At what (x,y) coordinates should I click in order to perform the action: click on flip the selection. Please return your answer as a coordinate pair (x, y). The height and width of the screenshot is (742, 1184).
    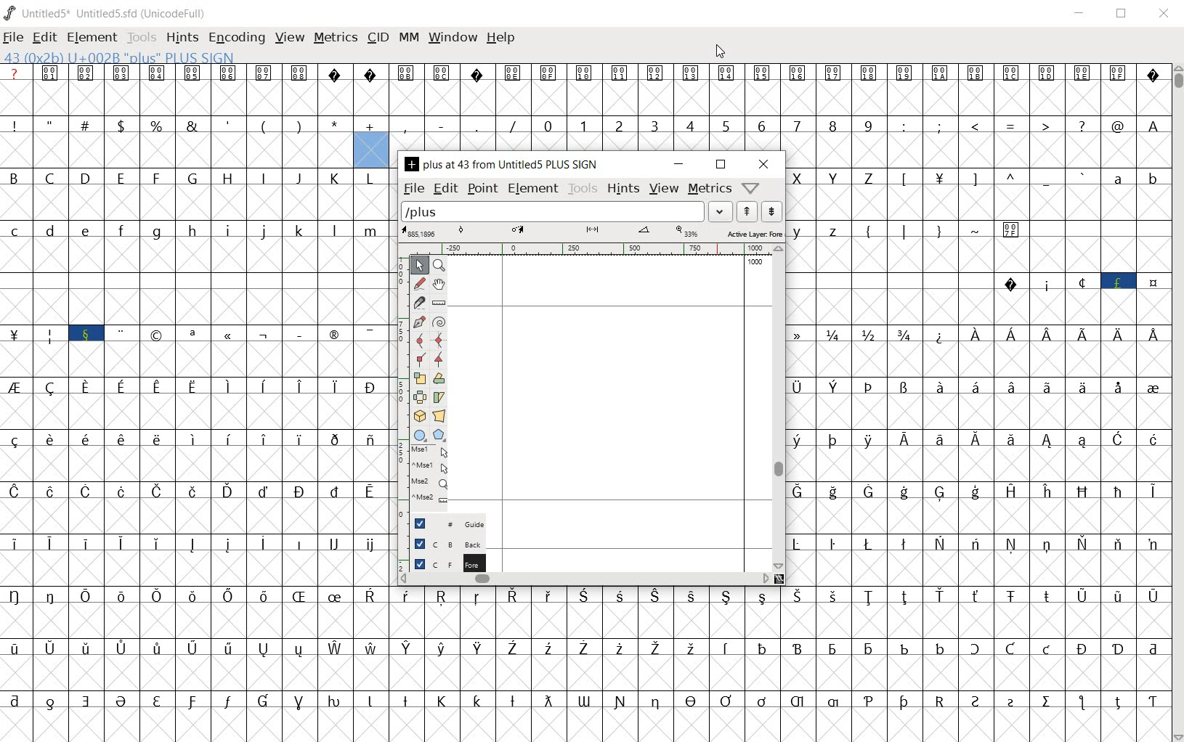
    Looking at the image, I should click on (418, 398).